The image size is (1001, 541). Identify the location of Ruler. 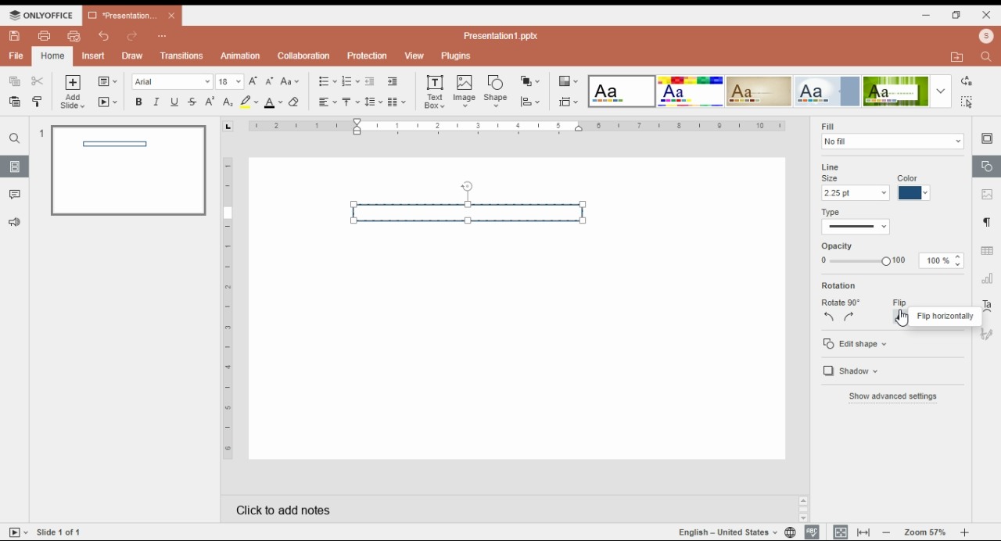
(516, 127).